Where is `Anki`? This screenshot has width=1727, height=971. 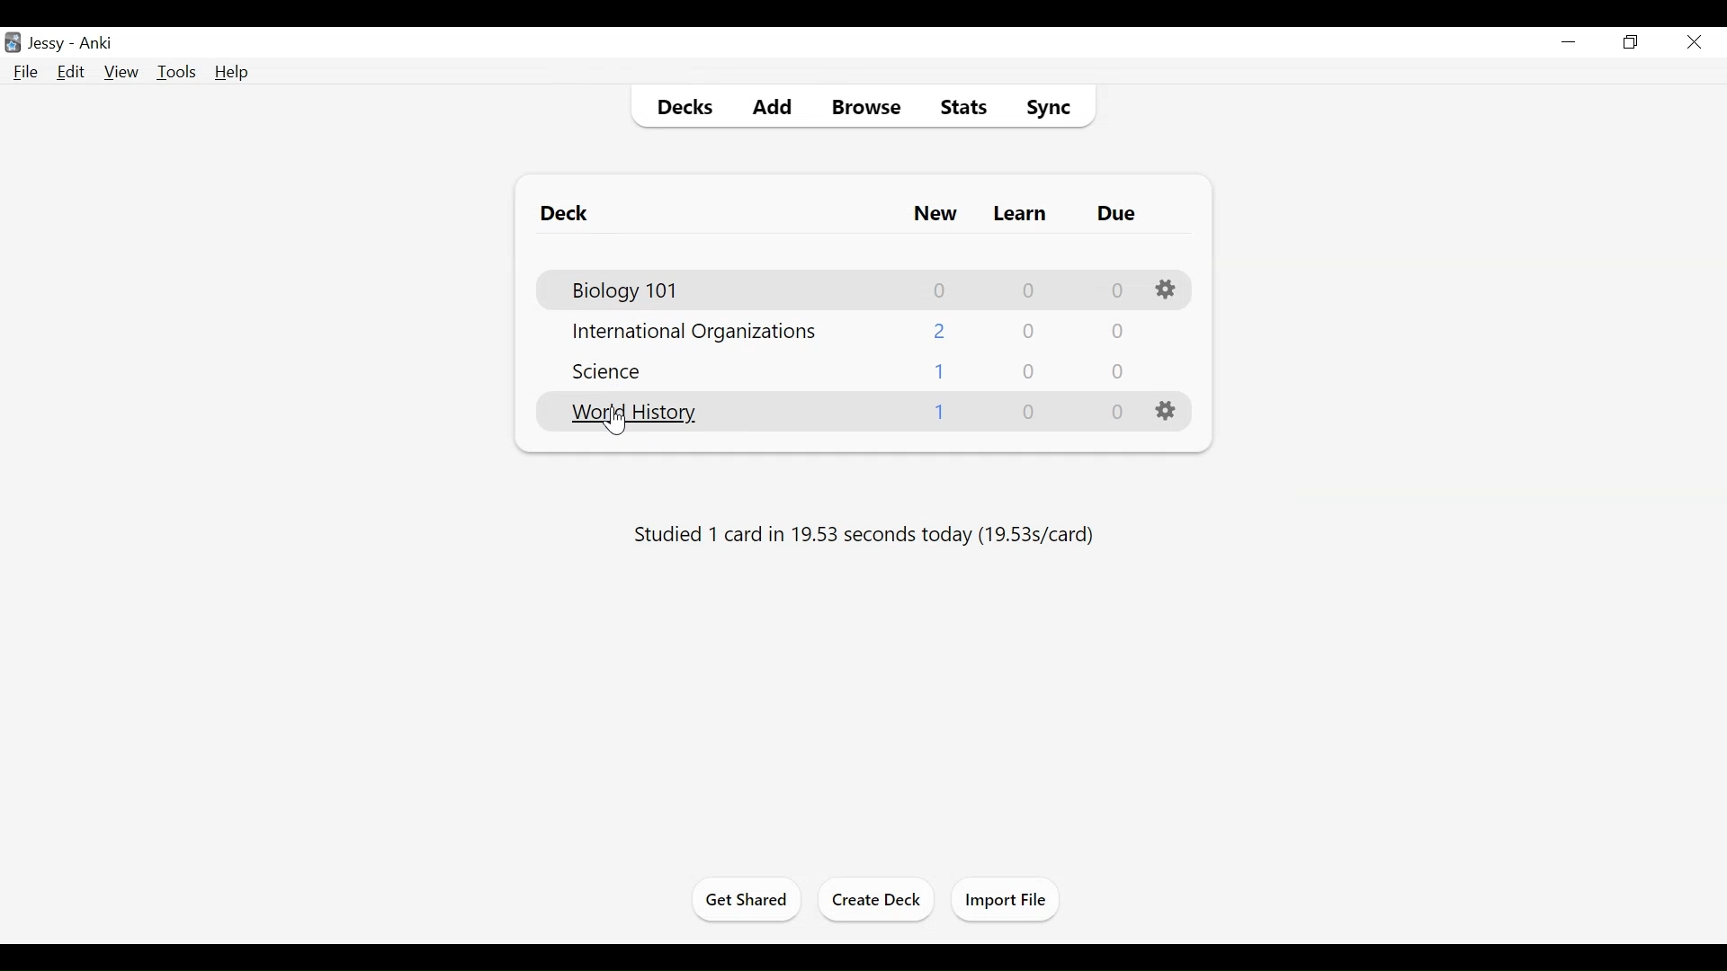
Anki is located at coordinates (98, 45).